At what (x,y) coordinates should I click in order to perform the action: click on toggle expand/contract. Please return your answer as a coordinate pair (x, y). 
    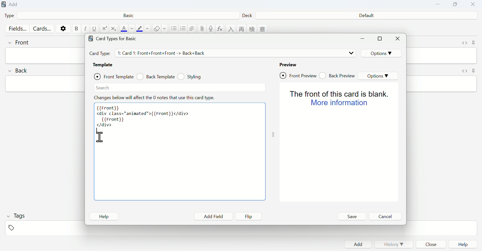
    Looking at the image, I should click on (273, 135).